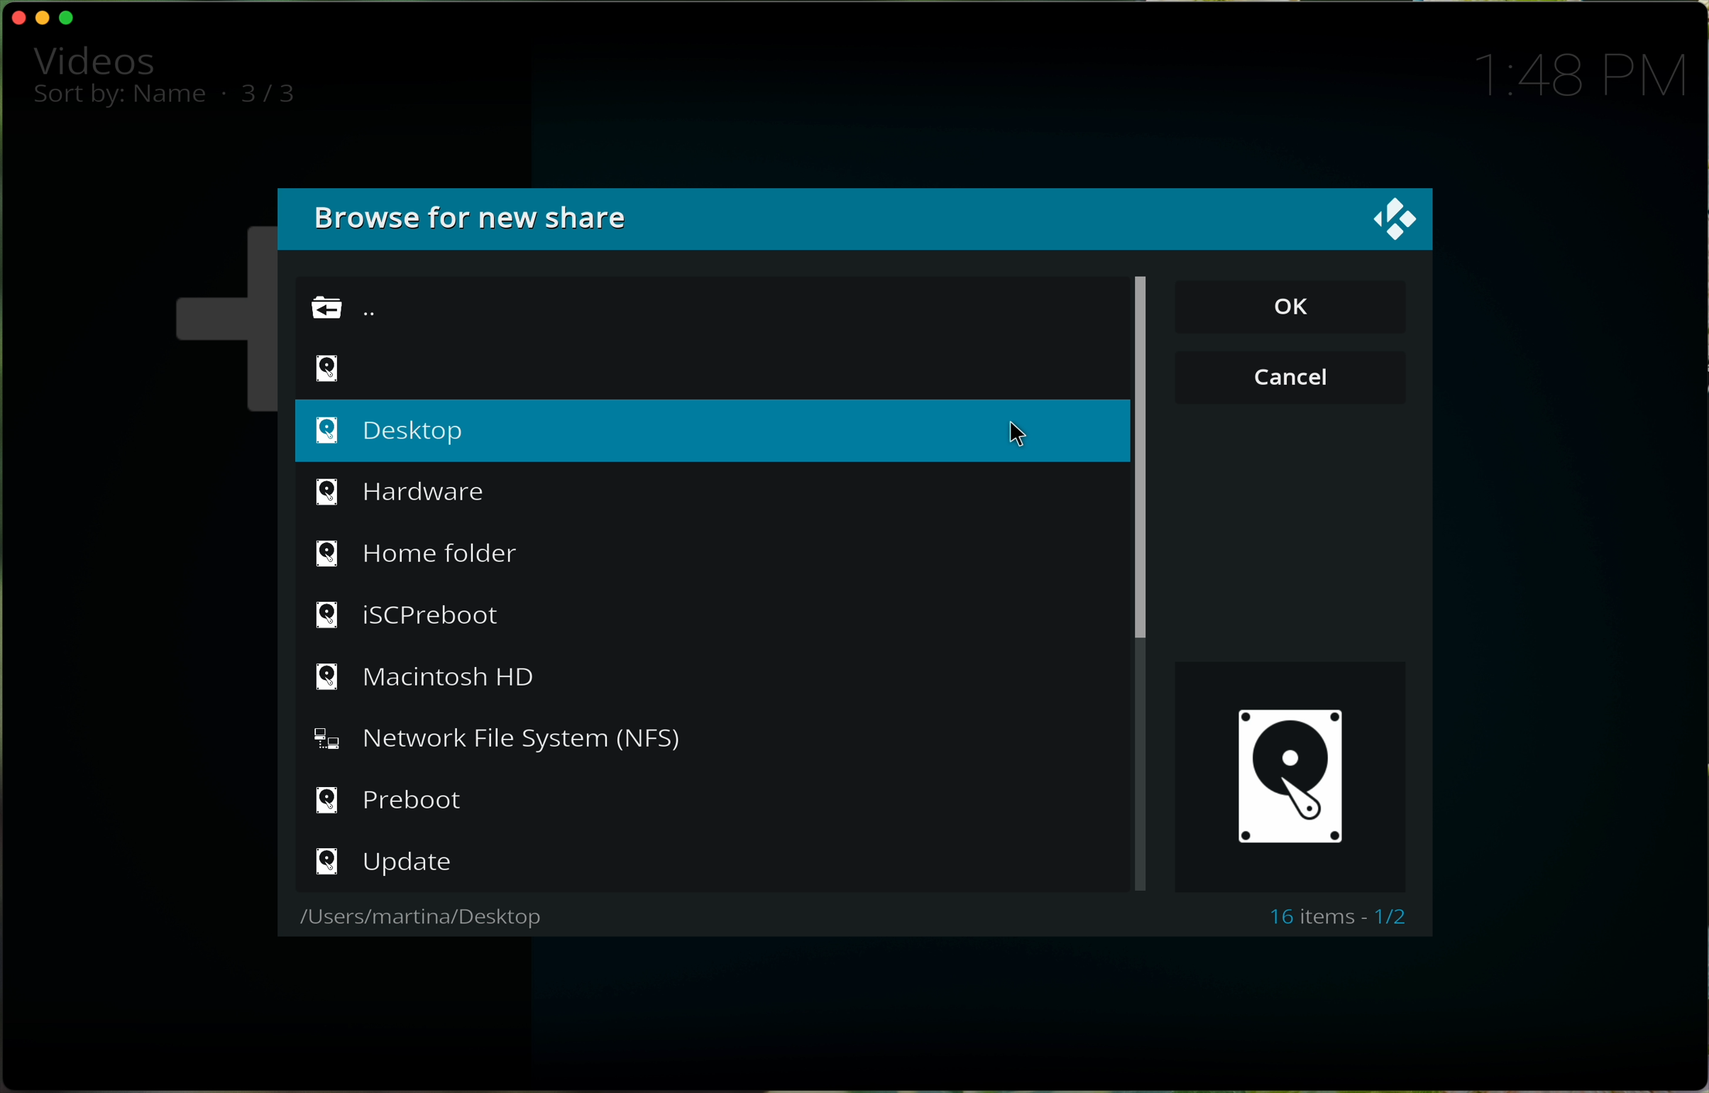 The image size is (1709, 1093). I want to click on maximise, so click(71, 19).